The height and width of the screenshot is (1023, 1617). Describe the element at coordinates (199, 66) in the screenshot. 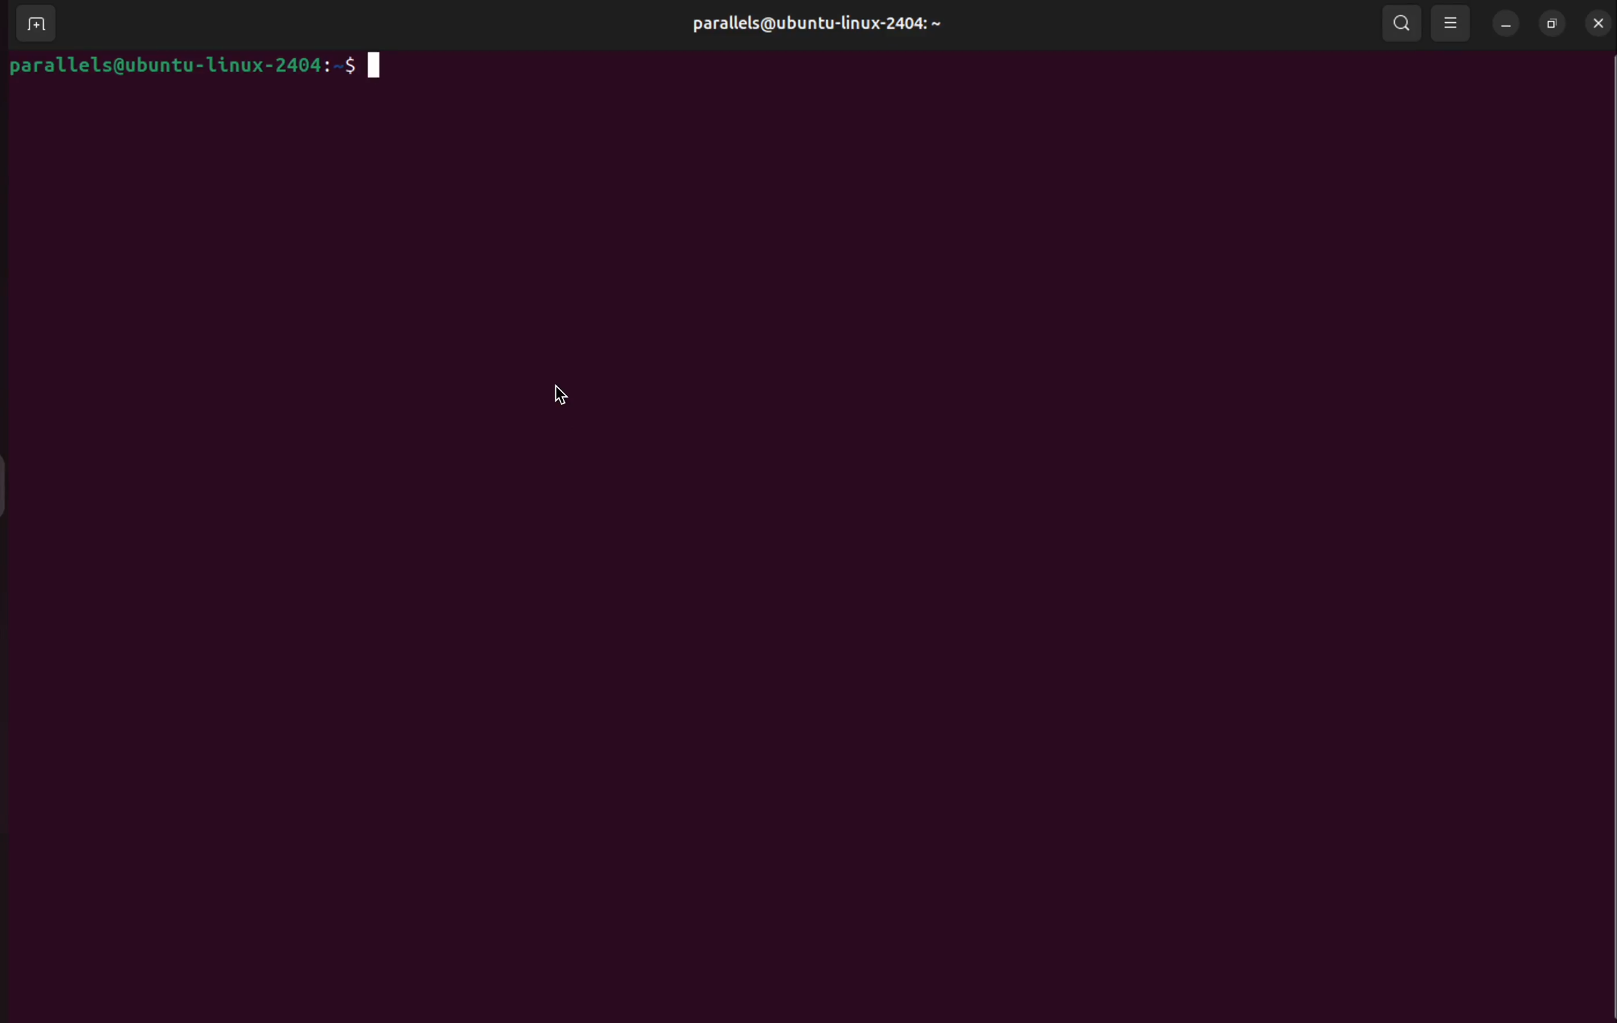

I see `parallels@ubuntu-linux-2404: ~$` at that location.